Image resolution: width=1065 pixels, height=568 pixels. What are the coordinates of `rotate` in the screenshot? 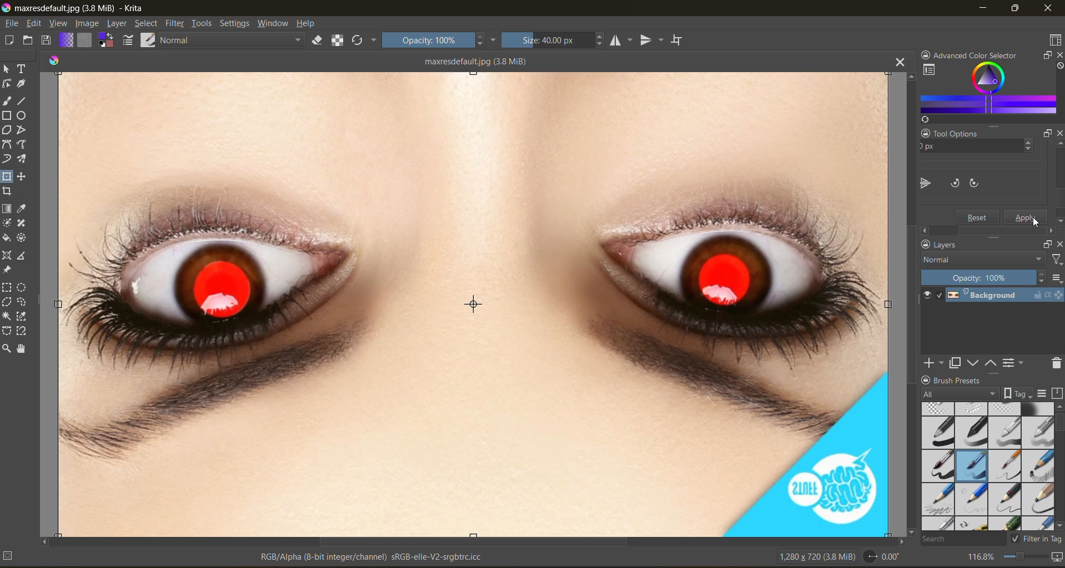 It's located at (883, 557).